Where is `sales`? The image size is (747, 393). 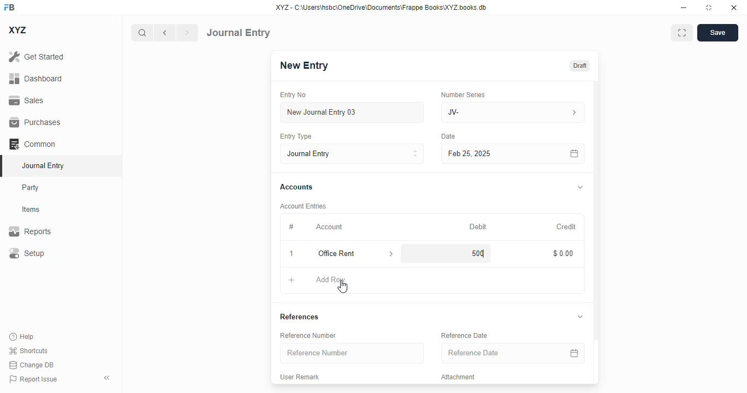 sales is located at coordinates (28, 101).